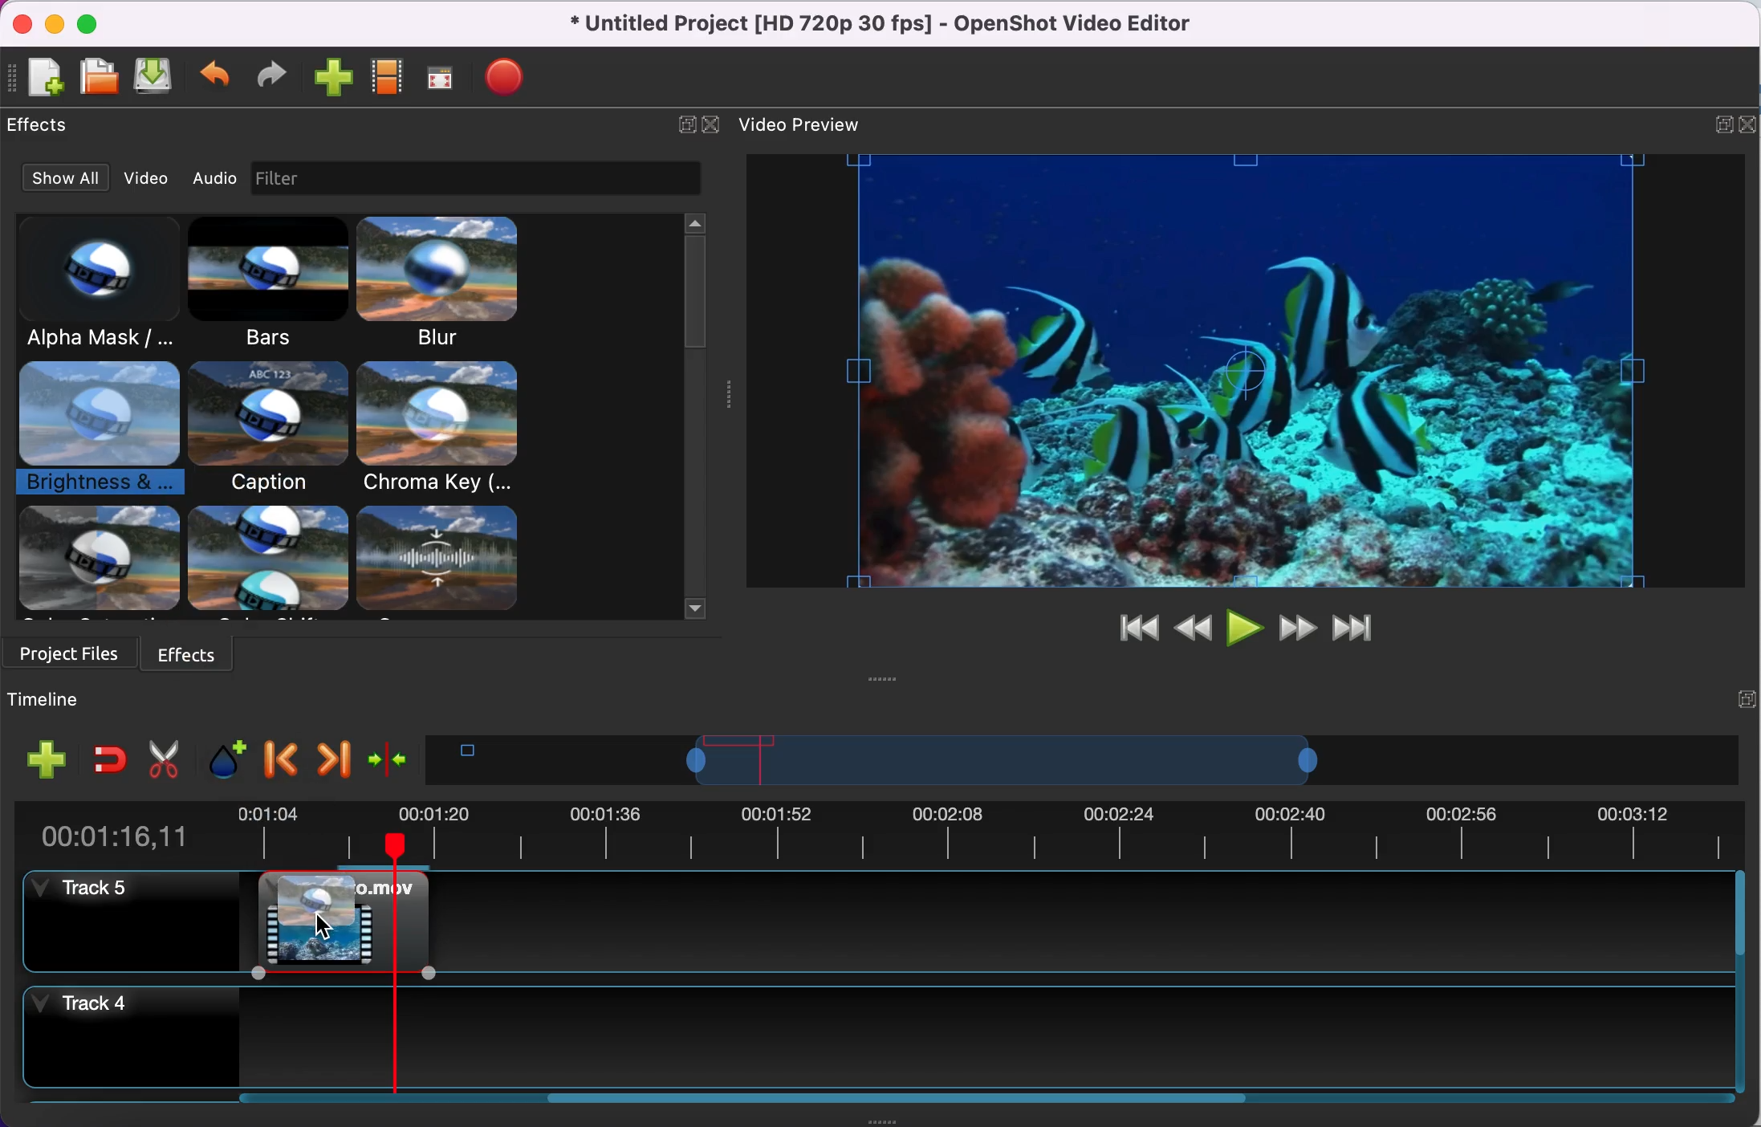  I want to click on title - • Untitled Project [HD 720p 30 fps] - OpenShot Video Editor, so click(872, 24).